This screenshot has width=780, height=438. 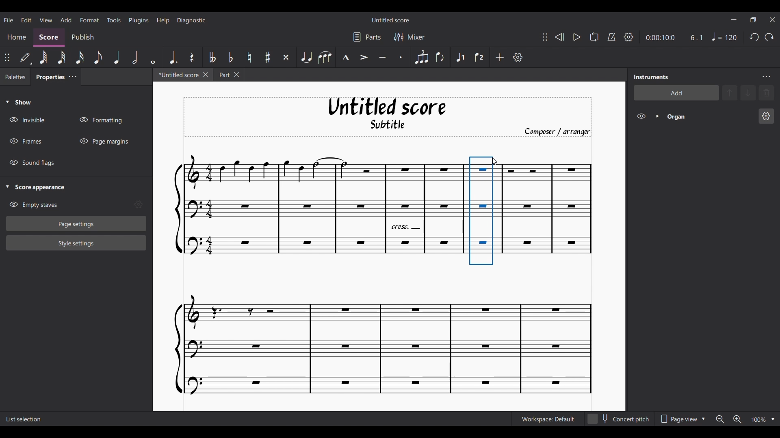 I want to click on Default, so click(x=26, y=57).